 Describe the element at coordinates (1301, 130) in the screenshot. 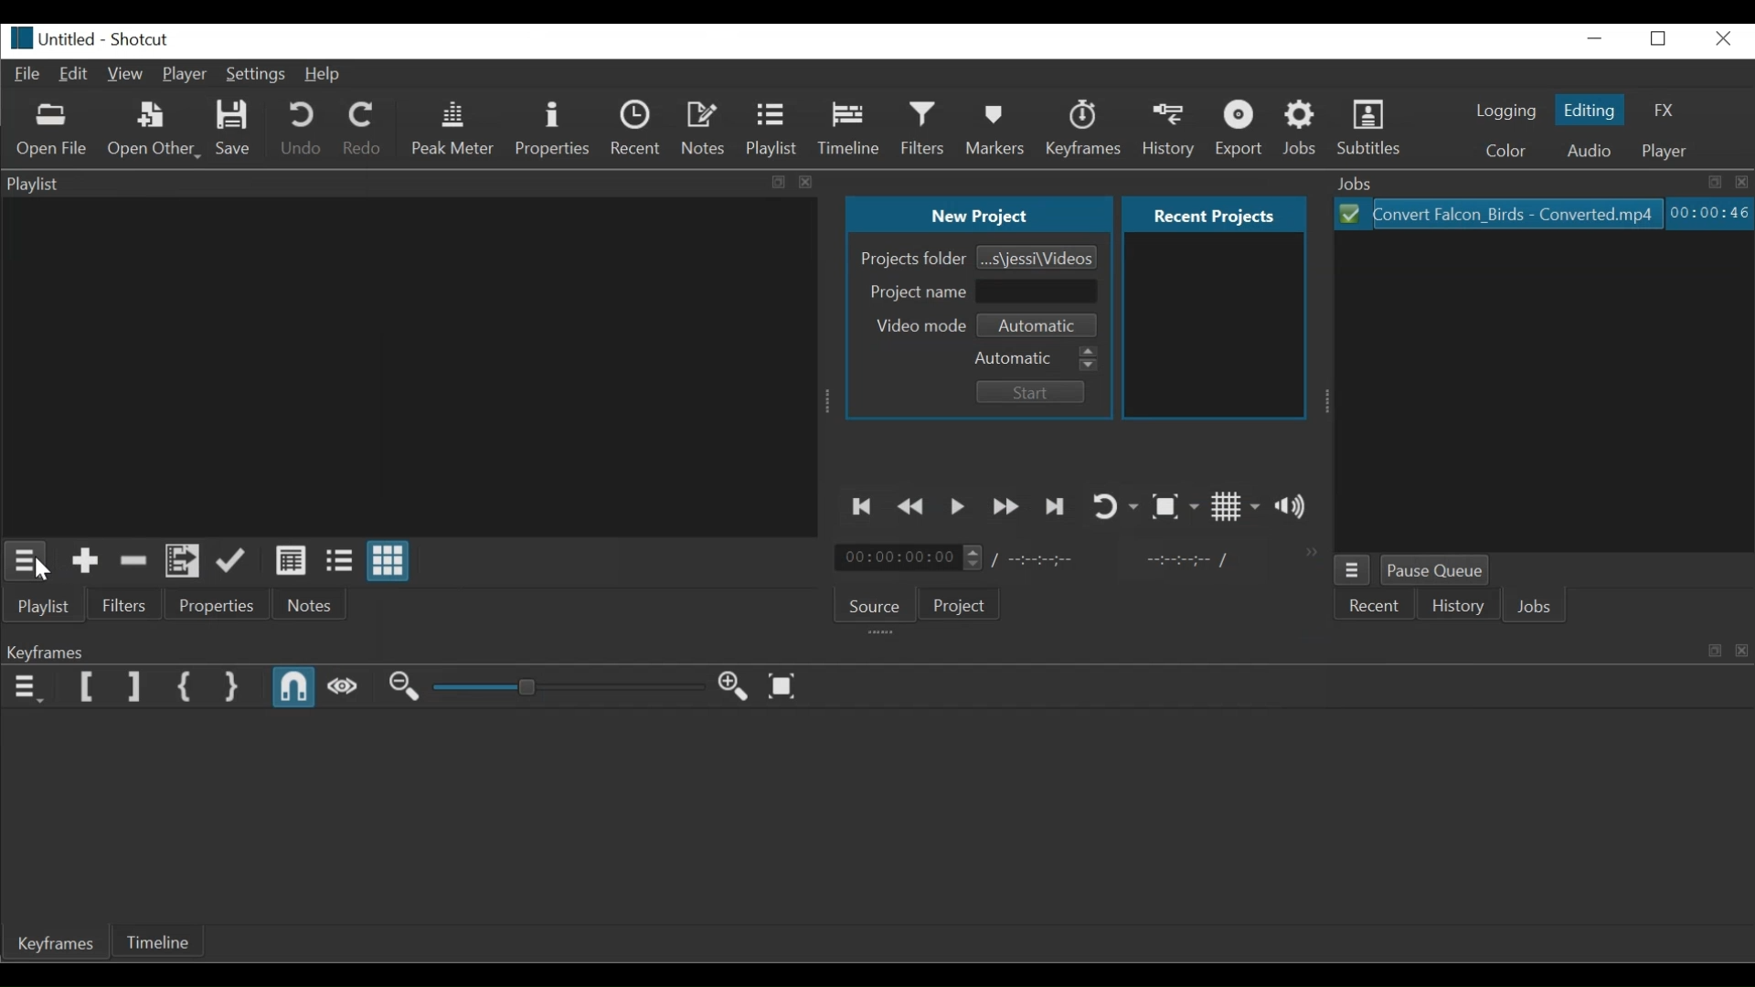

I see `Jobs` at that location.